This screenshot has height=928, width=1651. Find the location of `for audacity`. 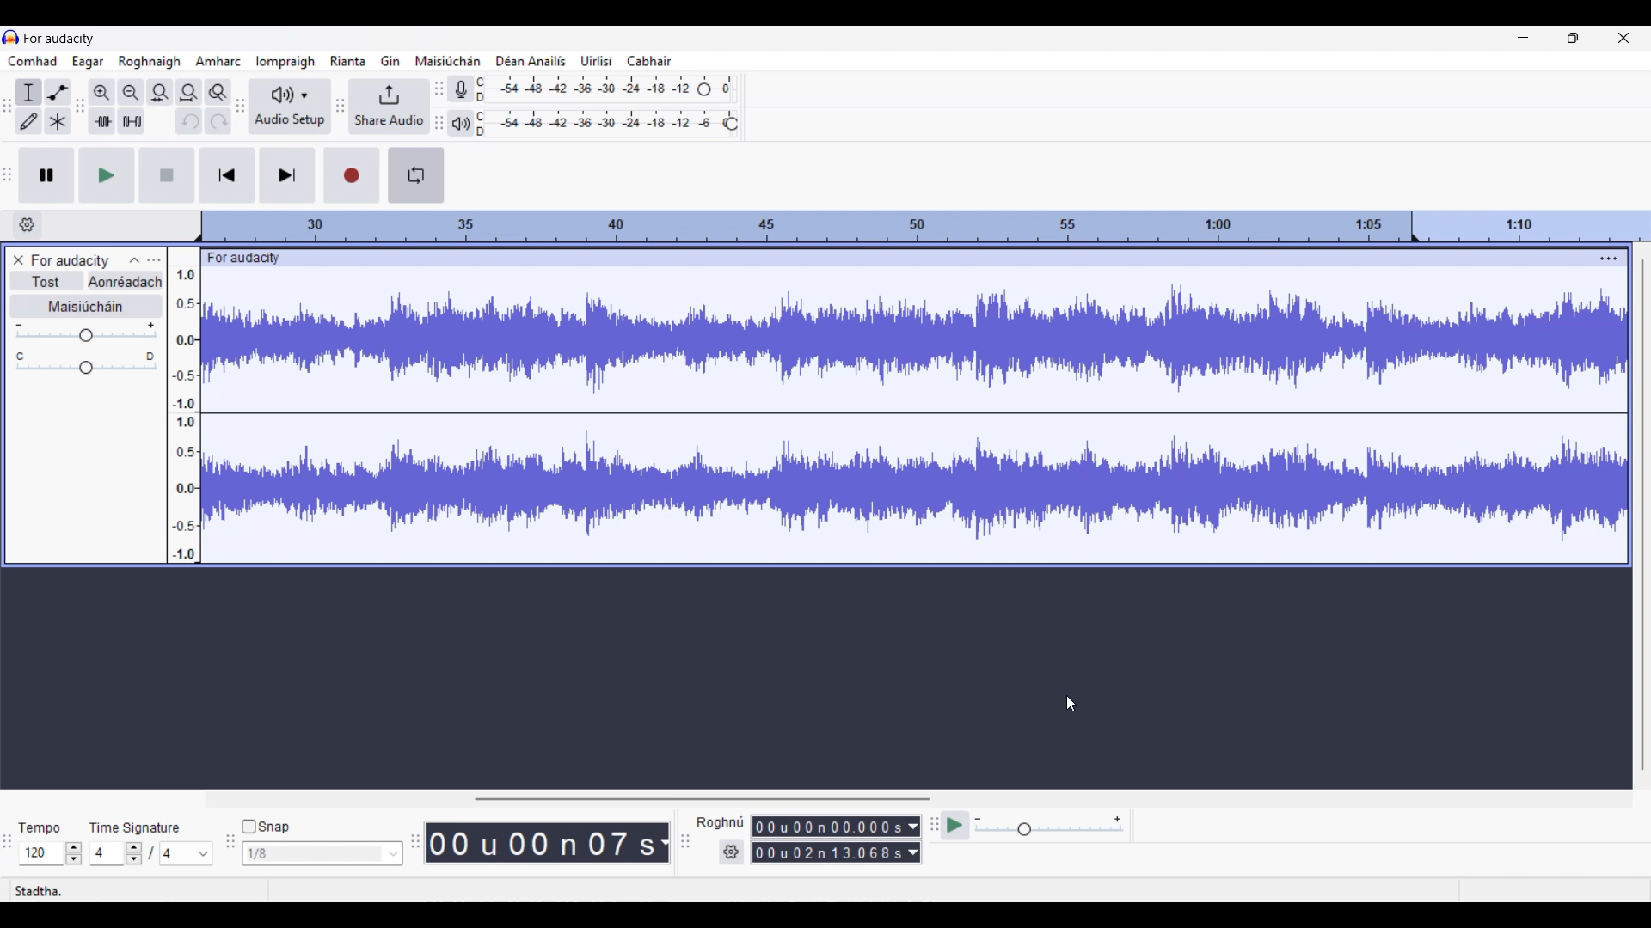

for audacity is located at coordinates (257, 257).